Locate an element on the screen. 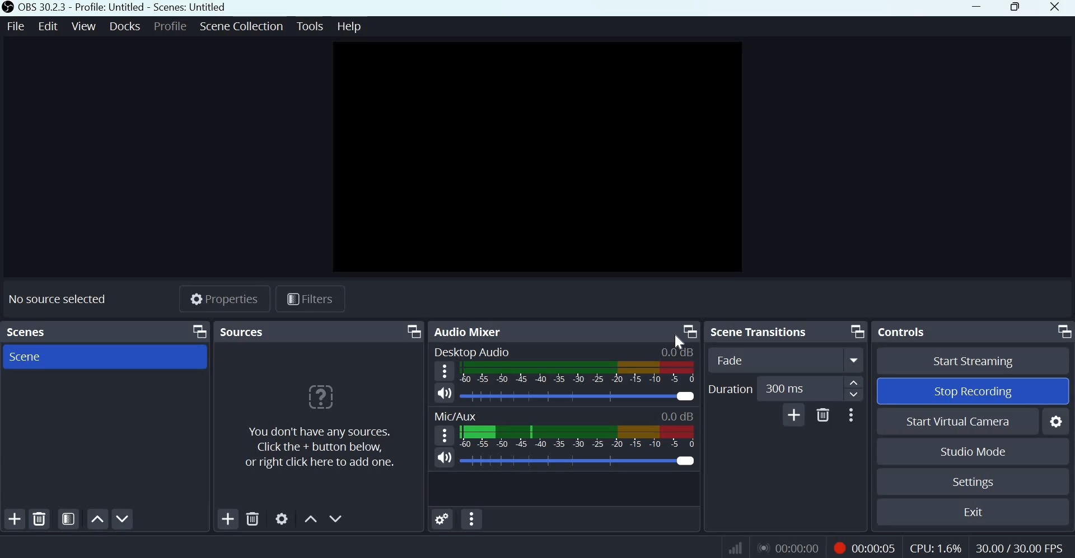 This screenshot has height=558, width=1075. Restore is located at coordinates (1015, 8).